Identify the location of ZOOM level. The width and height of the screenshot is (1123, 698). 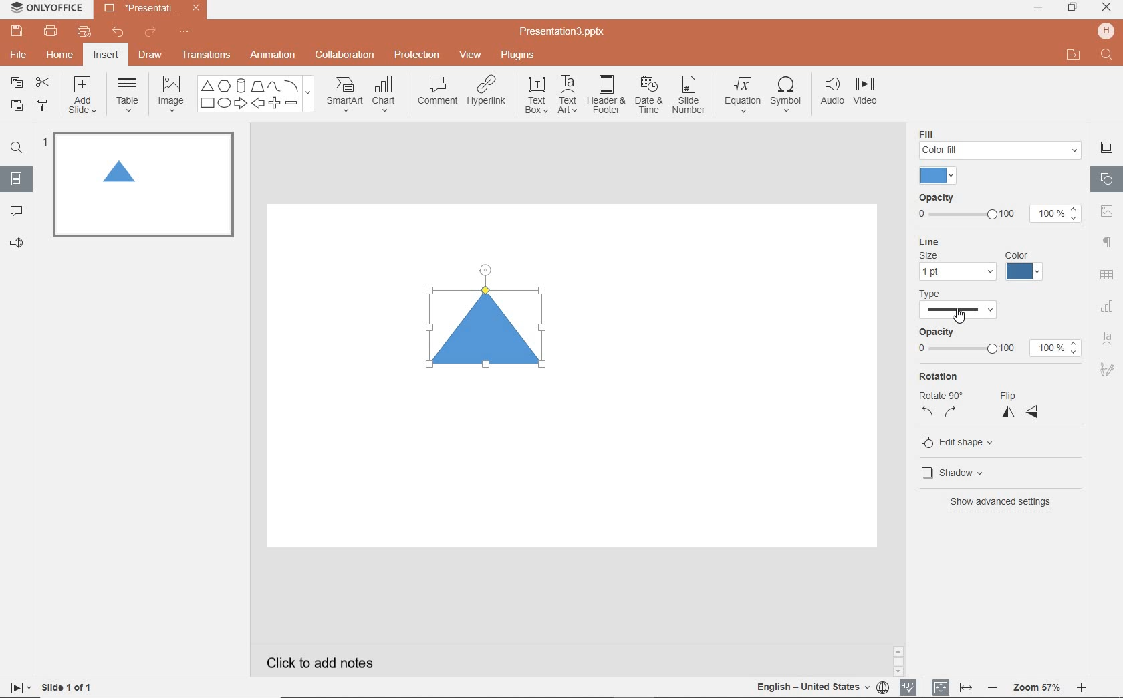
(1037, 688).